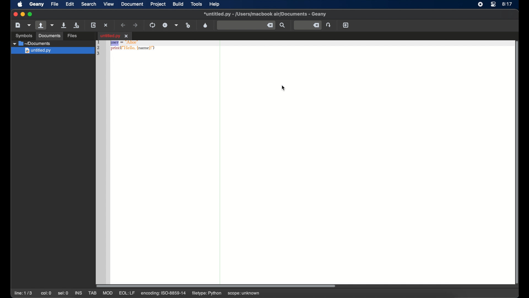 The width and height of the screenshot is (529, 298). What do you see at coordinates (89, 4) in the screenshot?
I see `search` at bounding box center [89, 4].